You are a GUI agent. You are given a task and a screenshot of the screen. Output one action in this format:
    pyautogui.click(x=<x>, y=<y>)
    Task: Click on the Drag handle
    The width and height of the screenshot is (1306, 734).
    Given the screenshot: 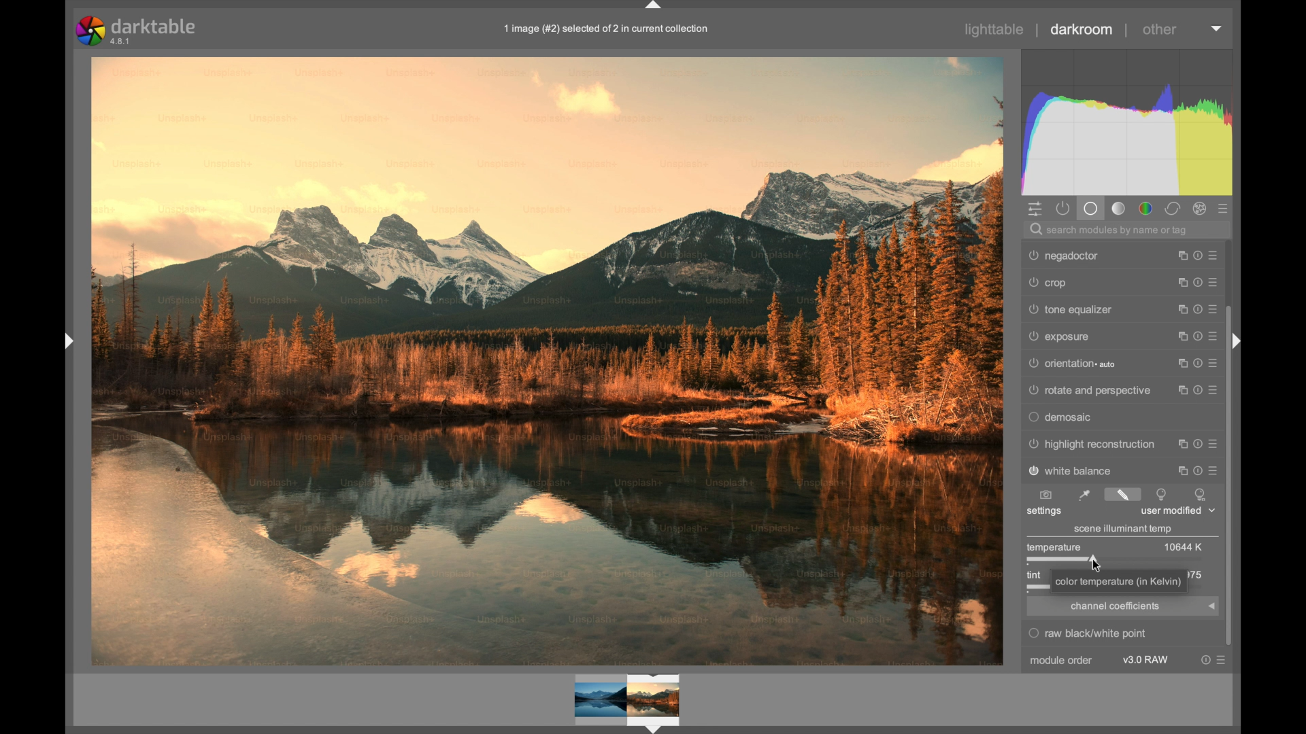 What is the action you would take?
    pyautogui.click(x=65, y=339)
    